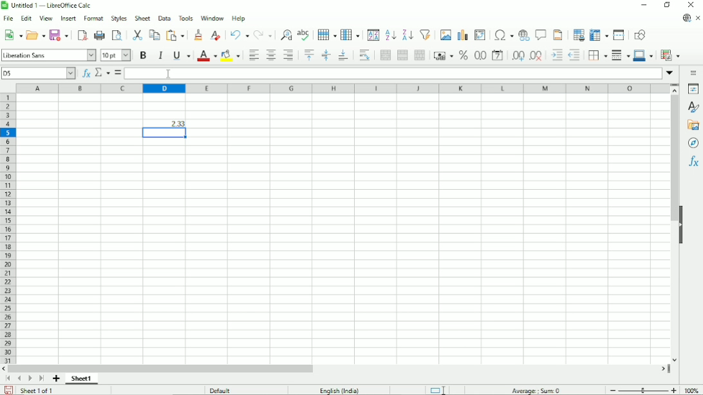  I want to click on Format as percent, so click(464, 55).